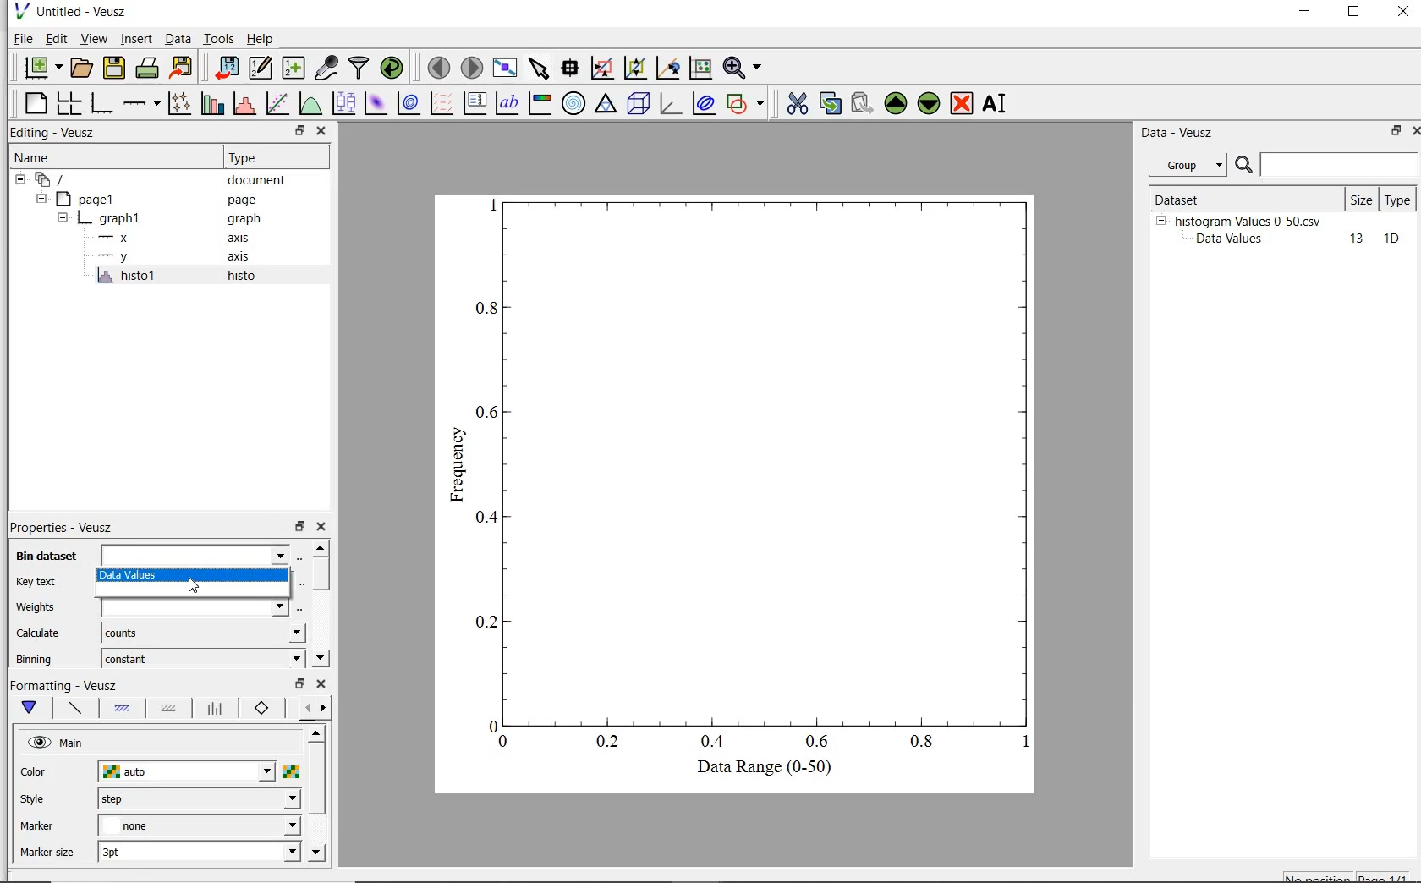 The image size is (1421, 883). I want to click on move to next page, so click(473, 67).